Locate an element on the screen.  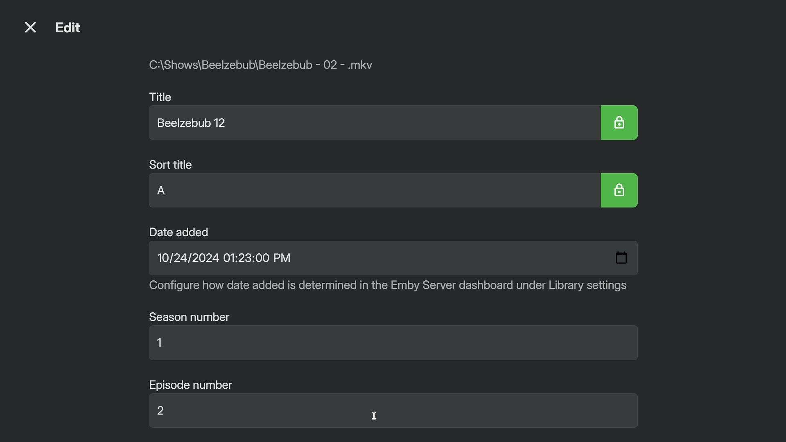
Season number is located at coordinates (190, 317).